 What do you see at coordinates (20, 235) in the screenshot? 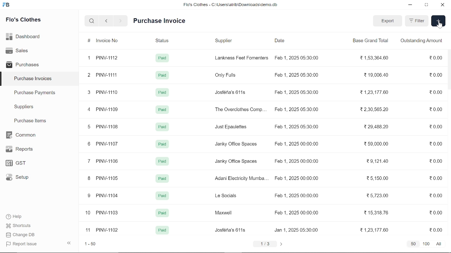
I see `Change DB` at bounding box center [20, 235].